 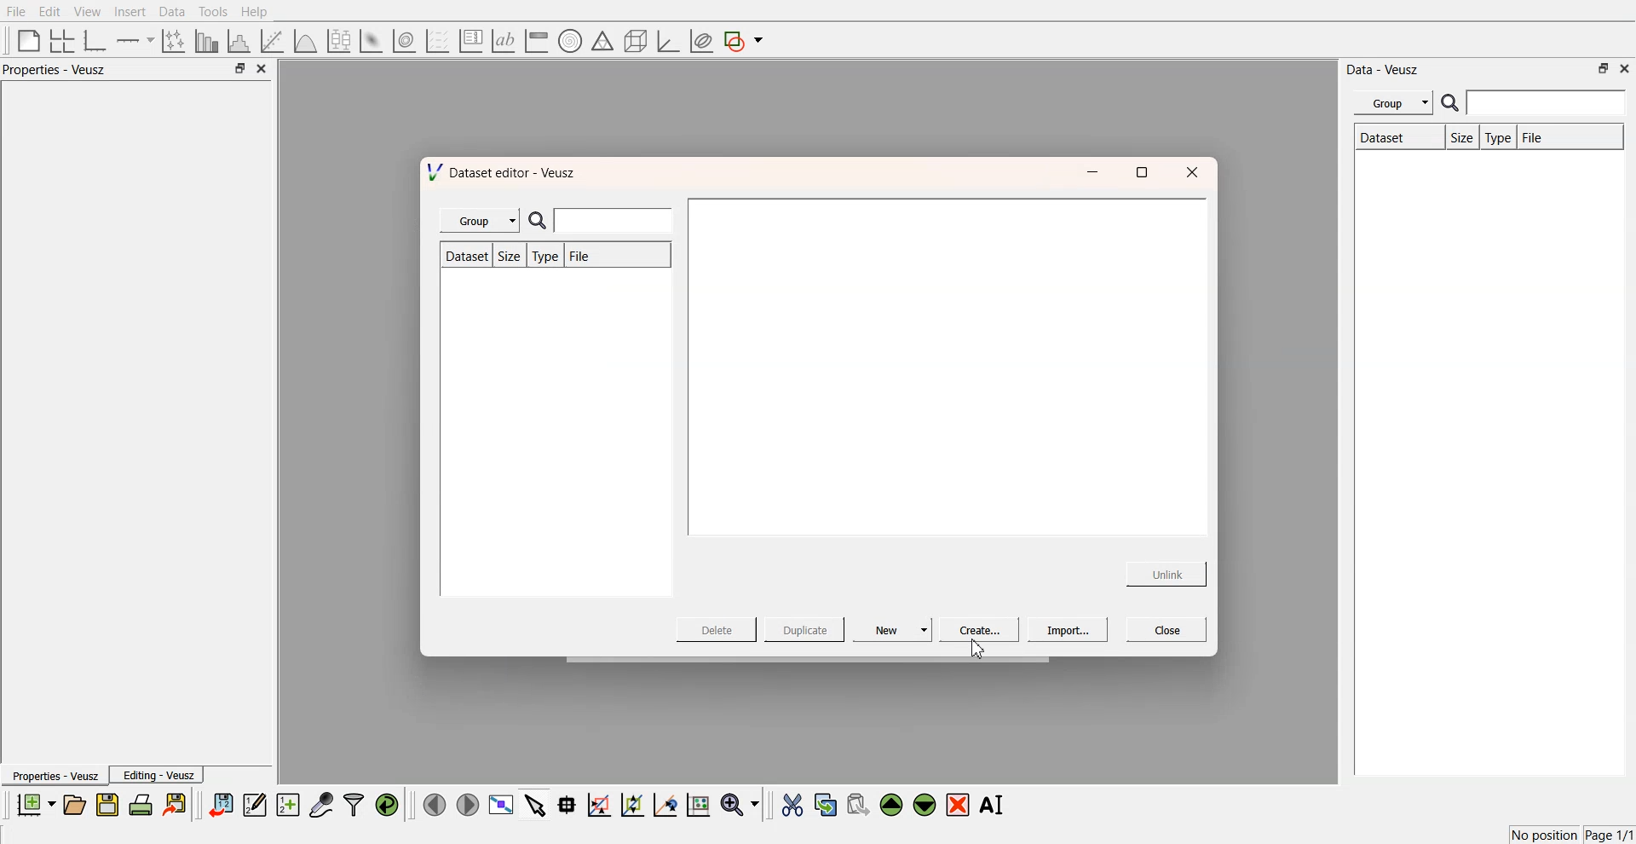 I want to click on plot a boxplot, so click(x=337, y=38).